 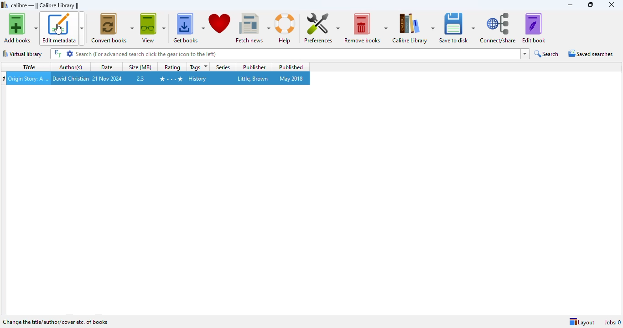 I want to click on date, so click(x=106, y=67).